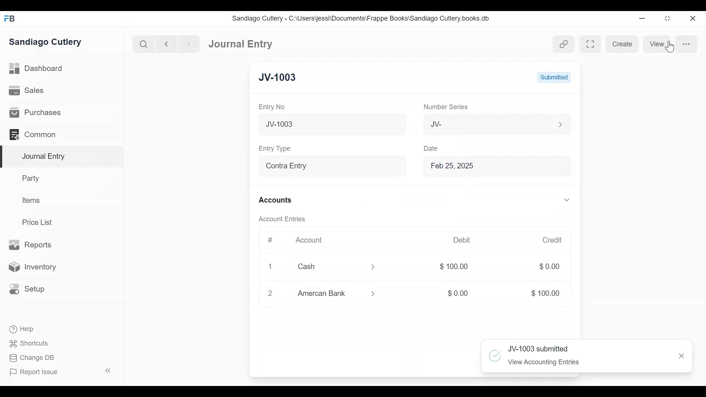 The height and width of the screenshot is (397, 706). I want to click on Party, so click(30, 178).